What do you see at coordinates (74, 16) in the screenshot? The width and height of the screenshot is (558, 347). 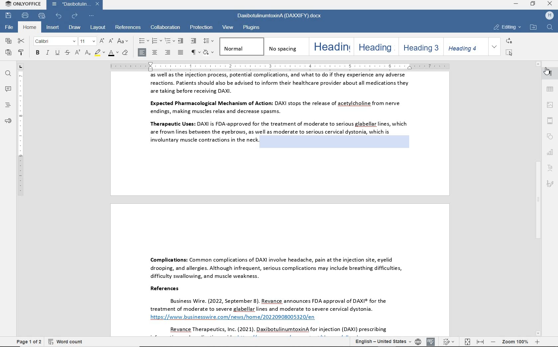 I see `redo` at bounding box center [74, 16].